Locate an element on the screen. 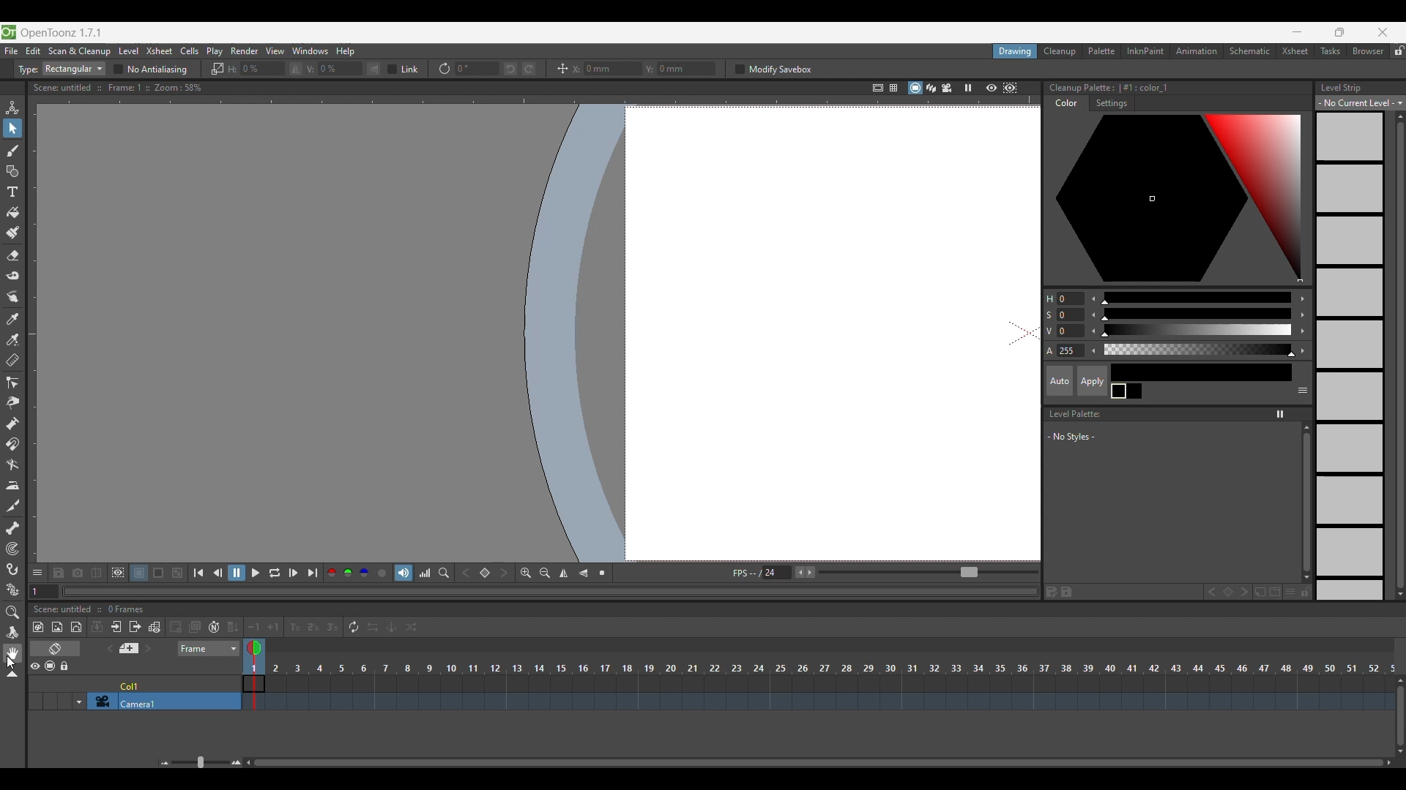 The height and width of the screenshot is (790, 1406). Increase color modification is located at coordinates (1303, 325).